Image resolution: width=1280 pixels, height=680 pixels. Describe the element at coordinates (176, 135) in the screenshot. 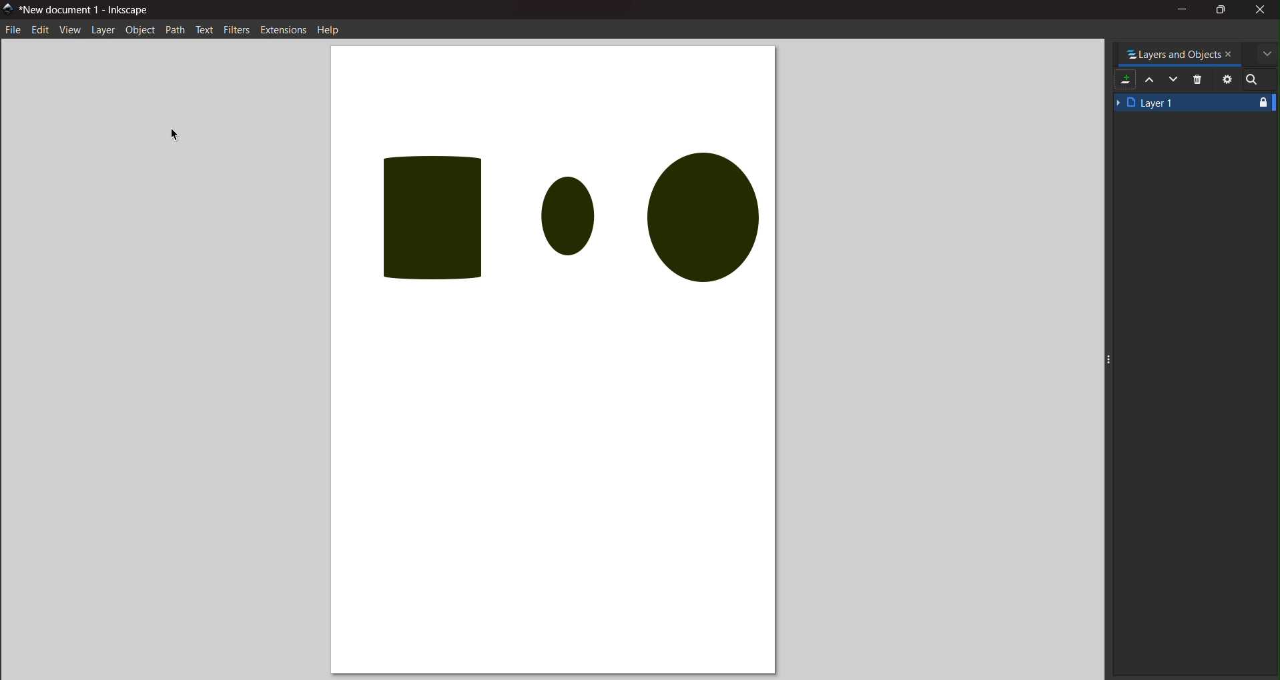

I see `cursor` at that location.